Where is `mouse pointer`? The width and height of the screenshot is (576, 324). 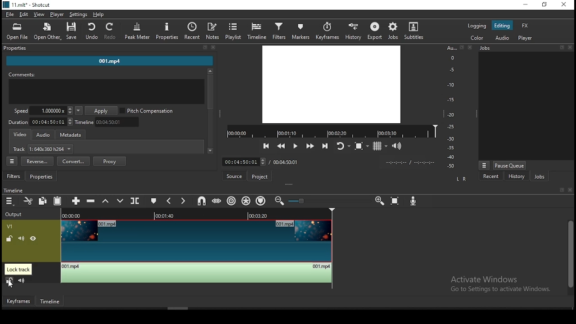
mouse pointer is located at coordinates (11, 284).